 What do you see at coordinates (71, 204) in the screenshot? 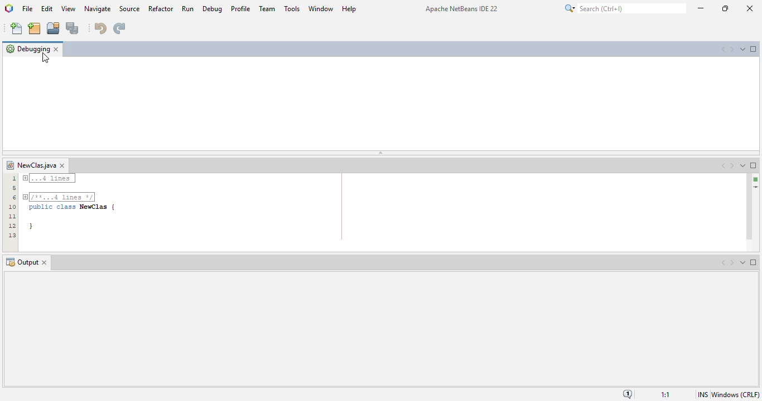
I see `--.4 Lines |
TTT]
public class NewClas |
}` at bounding box center [71, 204].